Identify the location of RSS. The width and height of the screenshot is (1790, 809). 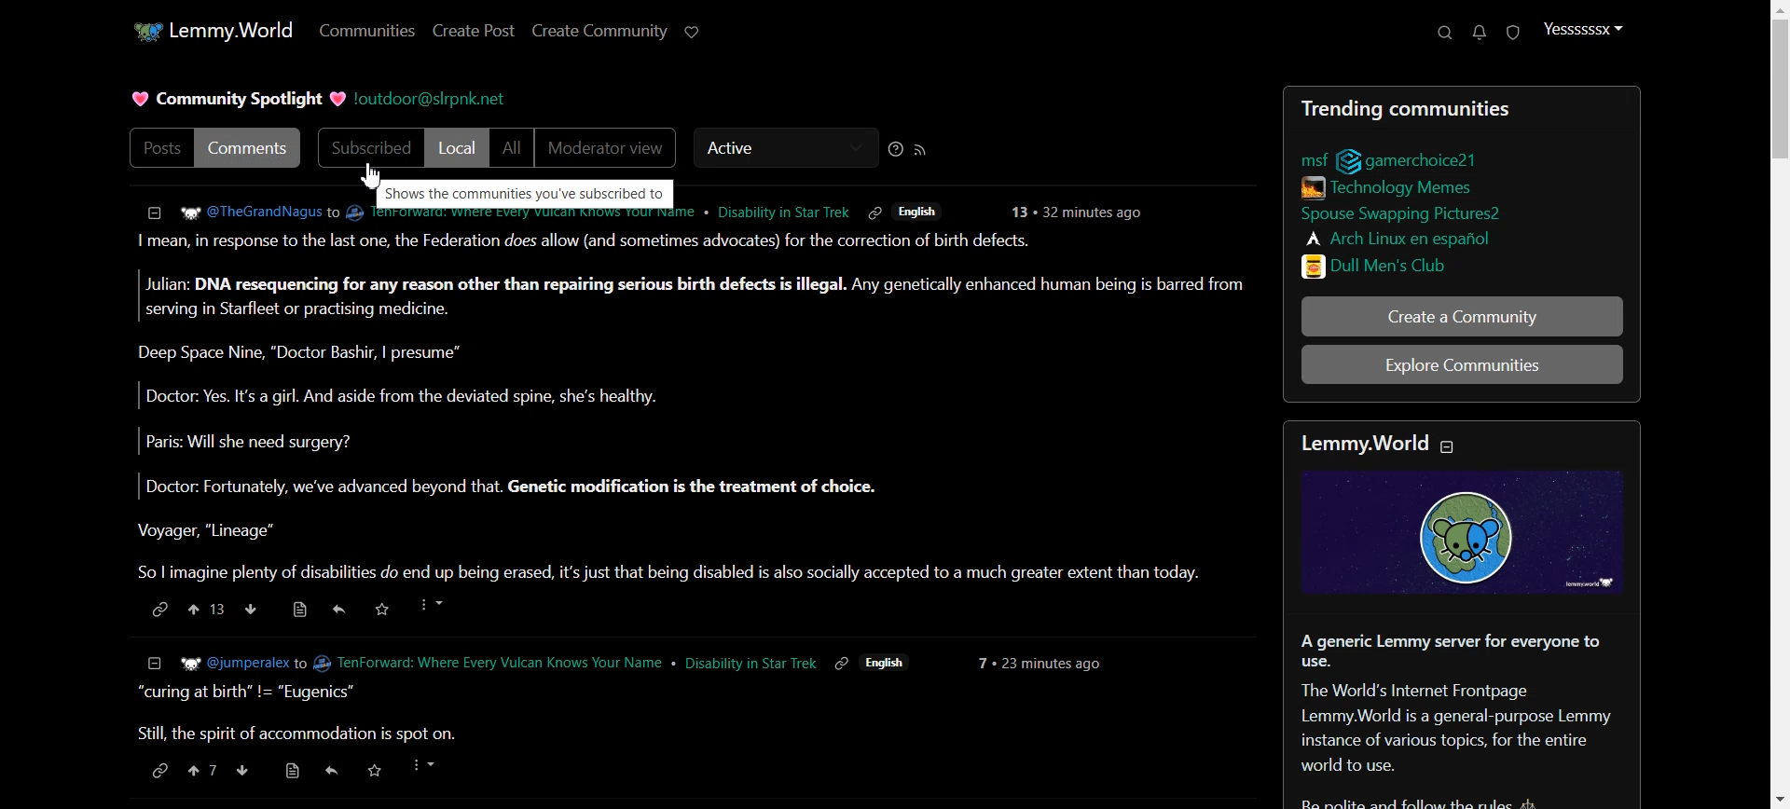
(921, 149).